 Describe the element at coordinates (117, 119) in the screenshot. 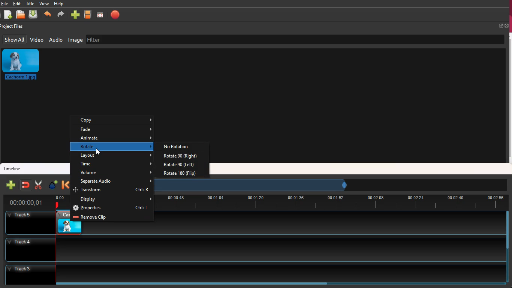

I see `copy` at that location.